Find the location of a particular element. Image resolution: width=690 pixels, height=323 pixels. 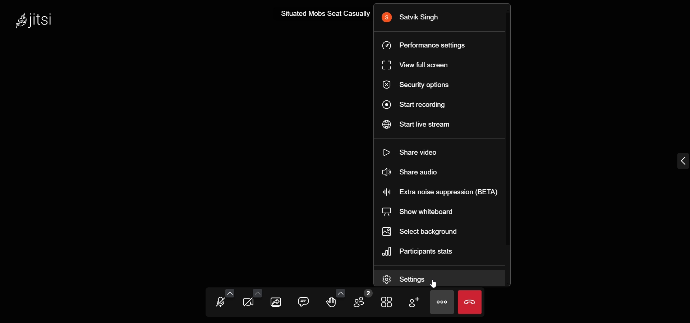

participant stat is located at coordinates (421, 252).